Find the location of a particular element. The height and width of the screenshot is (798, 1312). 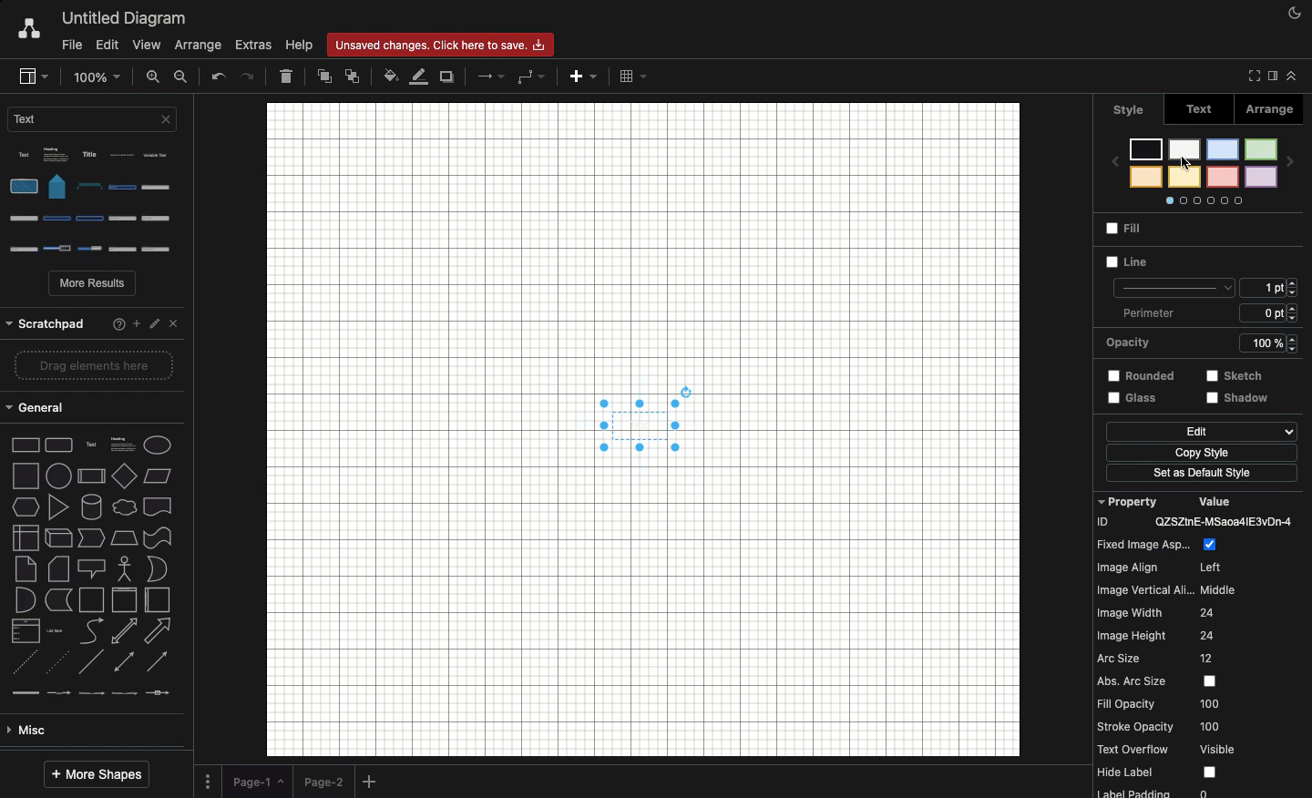

Line fill is located at coordinates (420, 76).